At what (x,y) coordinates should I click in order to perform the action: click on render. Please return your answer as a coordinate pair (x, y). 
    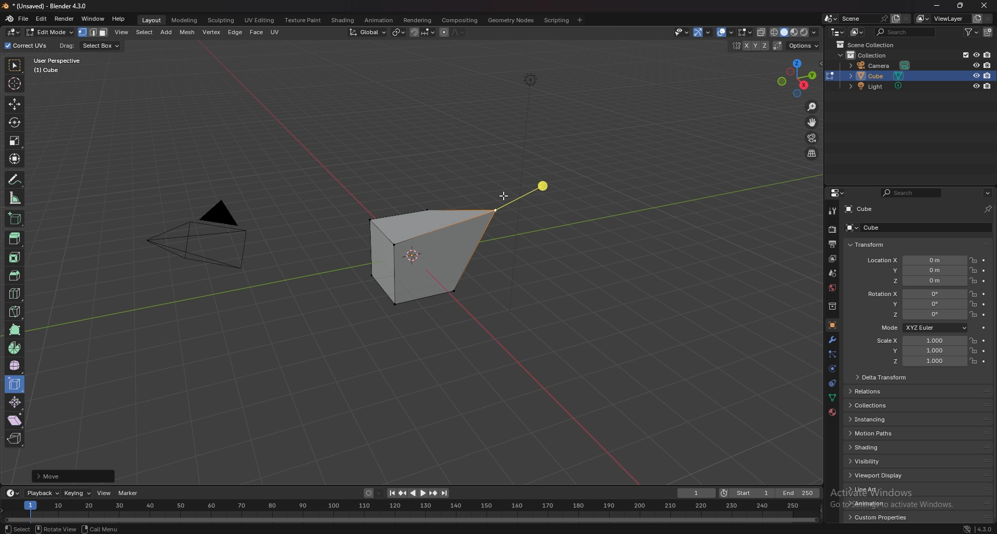
    Looking at the image, I should click on (64, 19).